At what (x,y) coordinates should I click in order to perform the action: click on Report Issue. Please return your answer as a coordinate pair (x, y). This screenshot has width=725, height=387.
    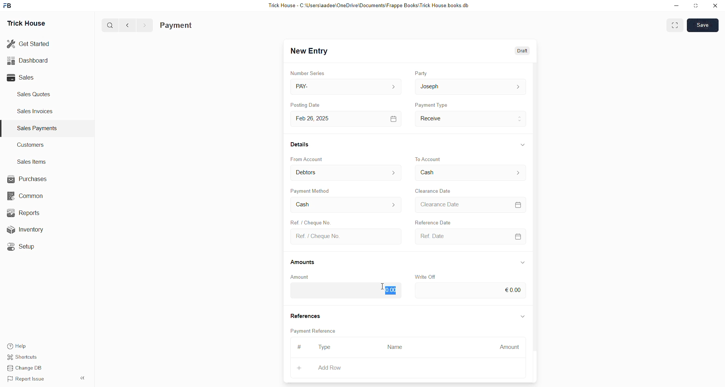
    Looking at the image, I should click on (28, 379).